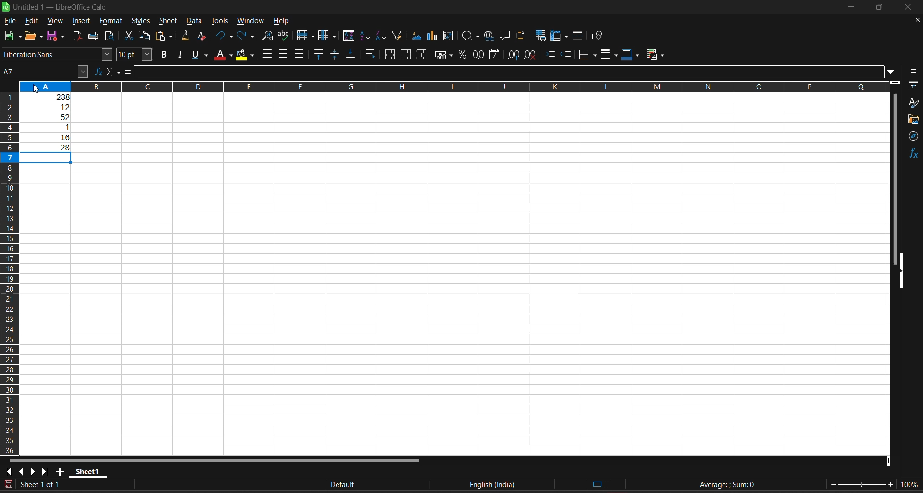  I want to click on insert hyperlink, so click(489, 36).